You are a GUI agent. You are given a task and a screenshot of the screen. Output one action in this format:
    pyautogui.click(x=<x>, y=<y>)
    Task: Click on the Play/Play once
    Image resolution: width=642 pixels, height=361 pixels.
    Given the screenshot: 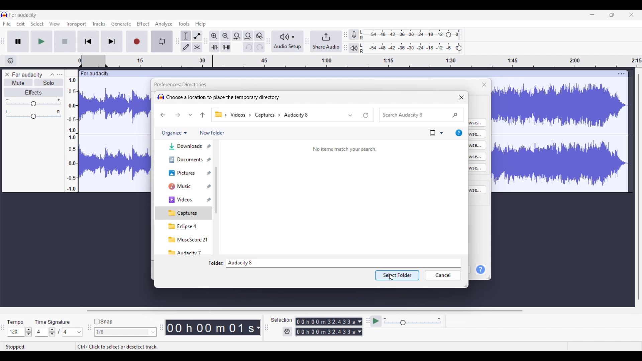 What is the action you would take?
    pyautogui.click(x=42, y=41)
    